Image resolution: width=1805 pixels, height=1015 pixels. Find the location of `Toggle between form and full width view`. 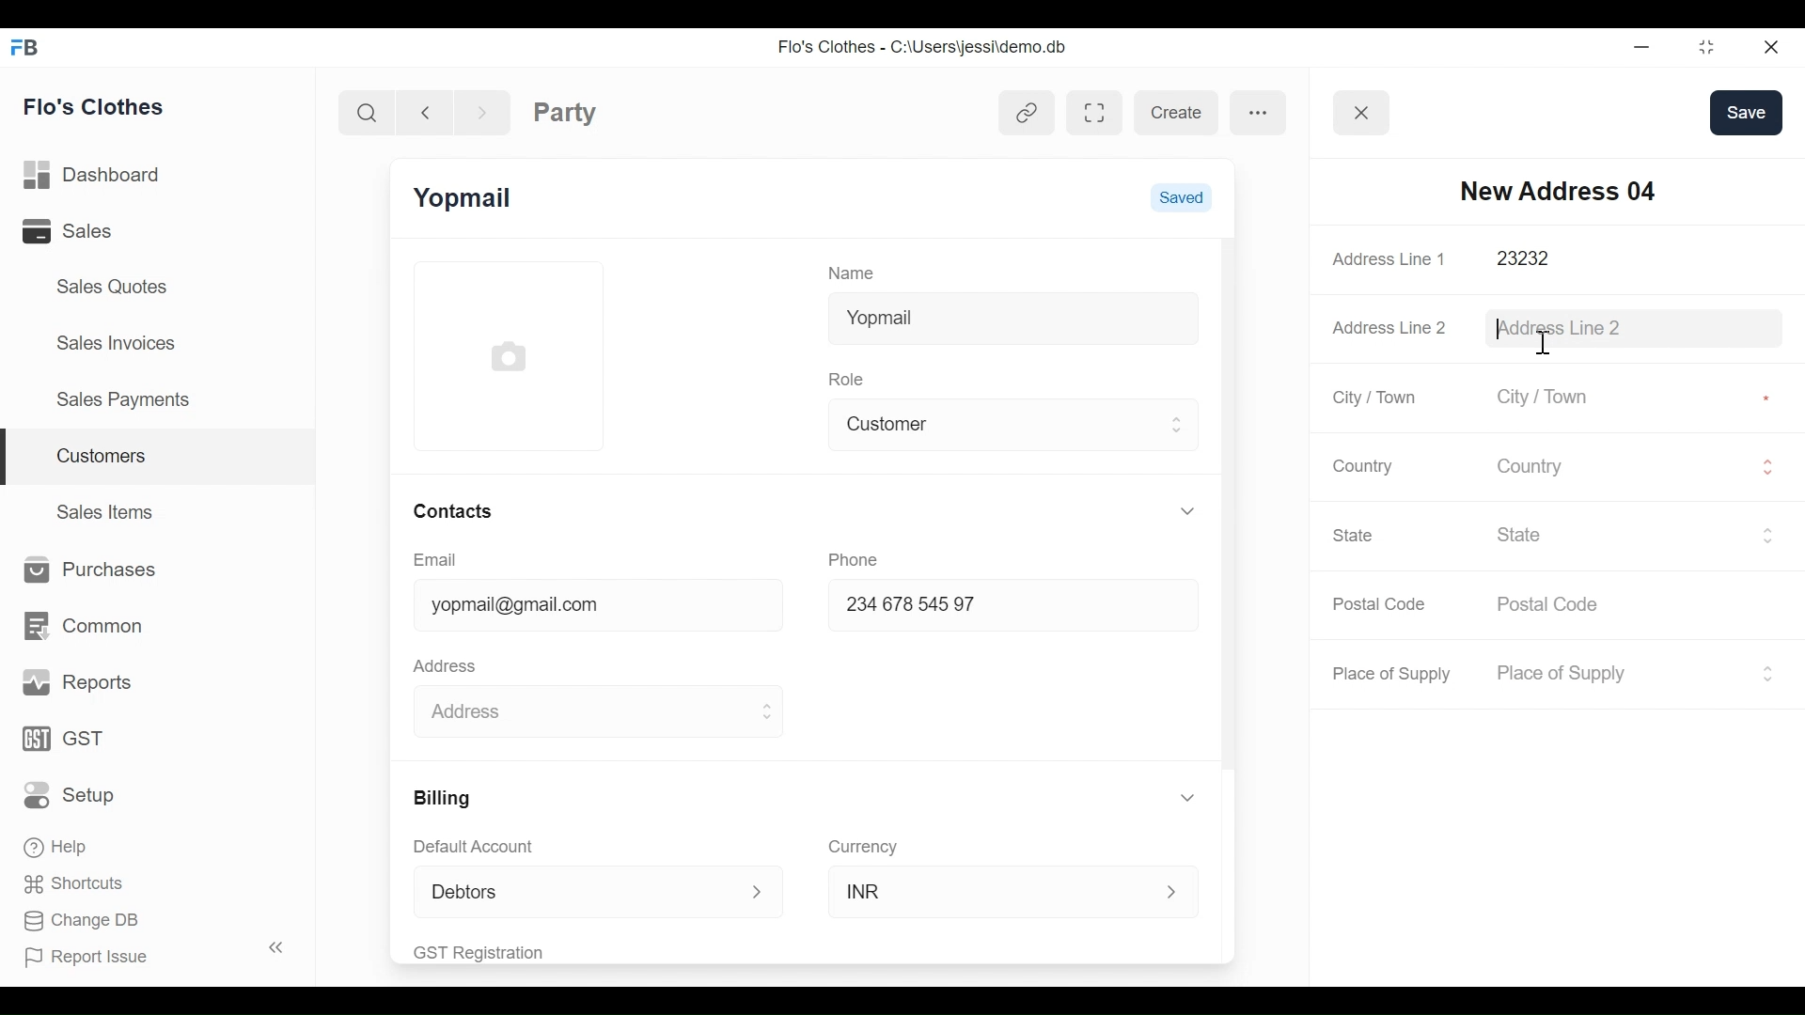

Toggle between form and full width view is located at coordinates (1095, 113).